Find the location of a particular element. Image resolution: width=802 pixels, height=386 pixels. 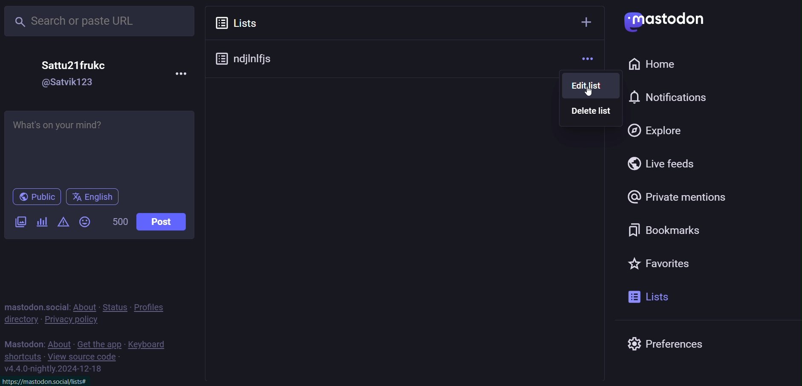

list is located at coordinates (649, 296).